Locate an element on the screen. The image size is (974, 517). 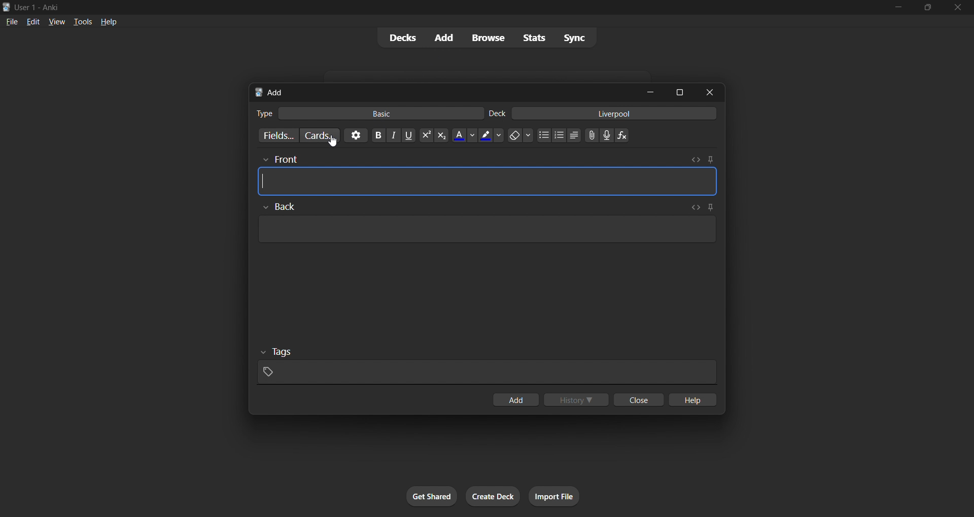
 create deck is located at coordinates (493, 496).